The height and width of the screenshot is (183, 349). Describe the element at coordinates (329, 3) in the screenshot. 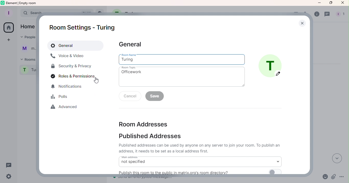

I see `Maximize` at that location.